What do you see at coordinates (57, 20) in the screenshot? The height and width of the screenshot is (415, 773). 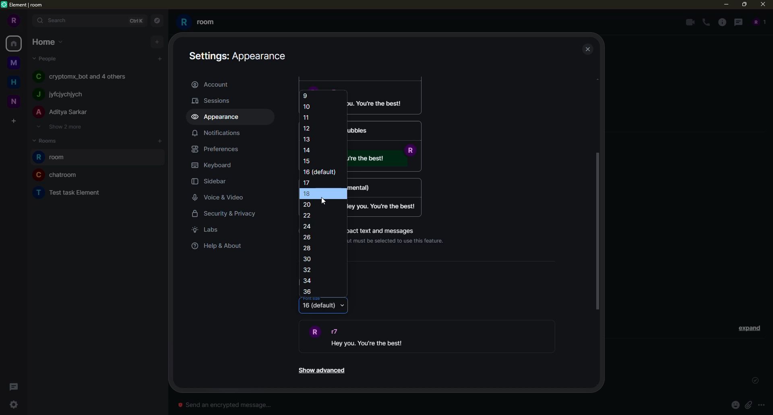 I see `search` at bounding box center [57, 20].